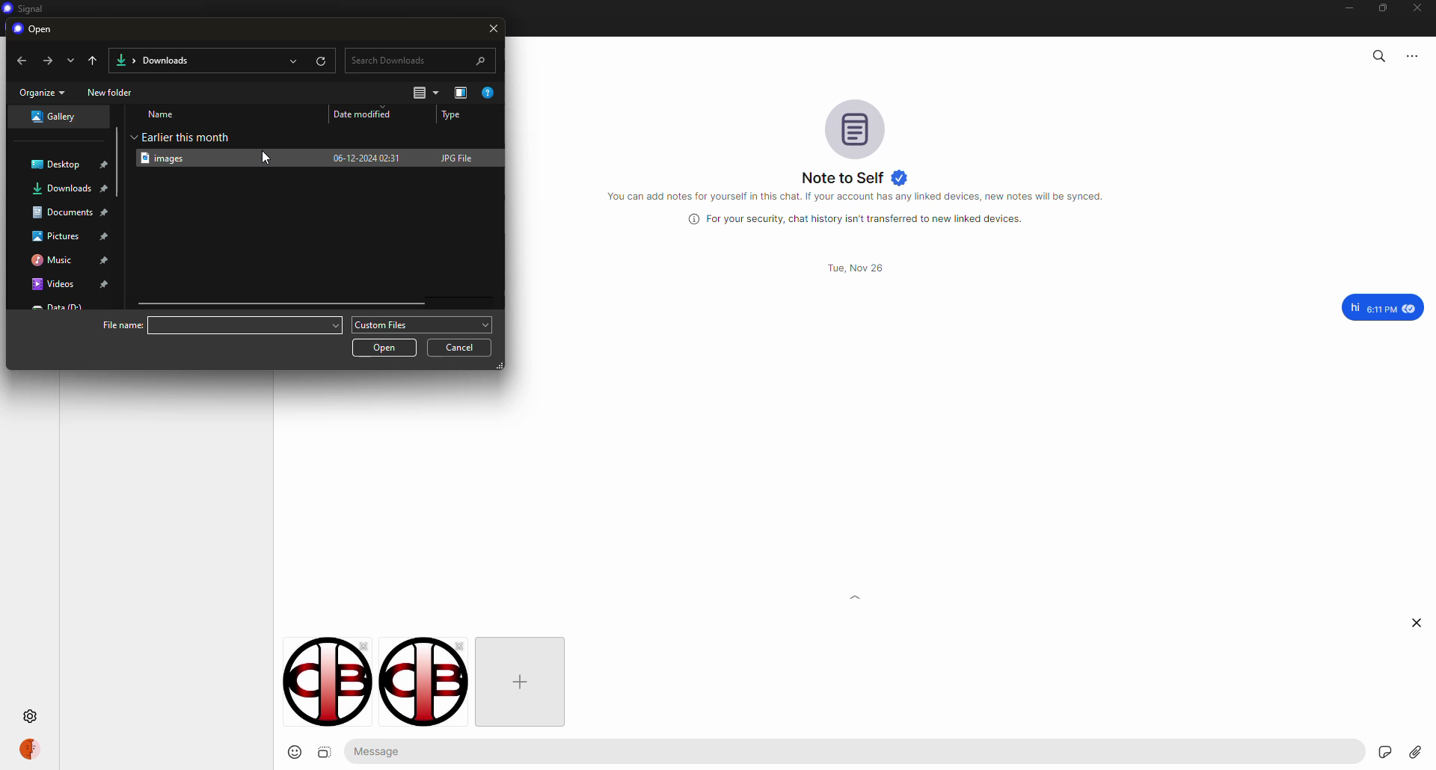 The height and width of the screenshot is (770, 1436). Describe the element at coordinates (55, 236) in the screenshot. I see `location` at that location.